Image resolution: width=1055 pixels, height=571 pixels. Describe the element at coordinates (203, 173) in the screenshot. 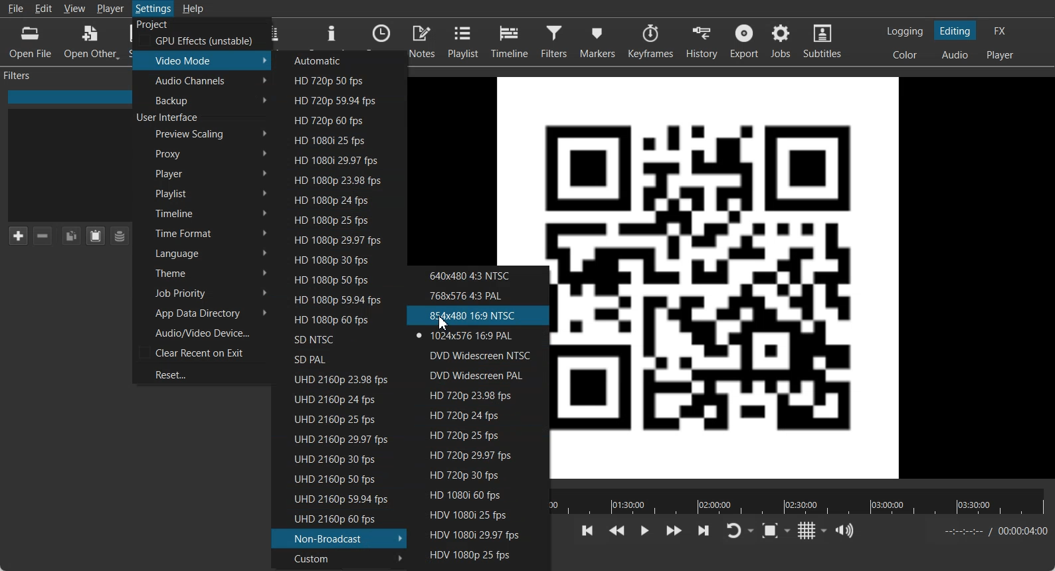

I see `Player` at that location.